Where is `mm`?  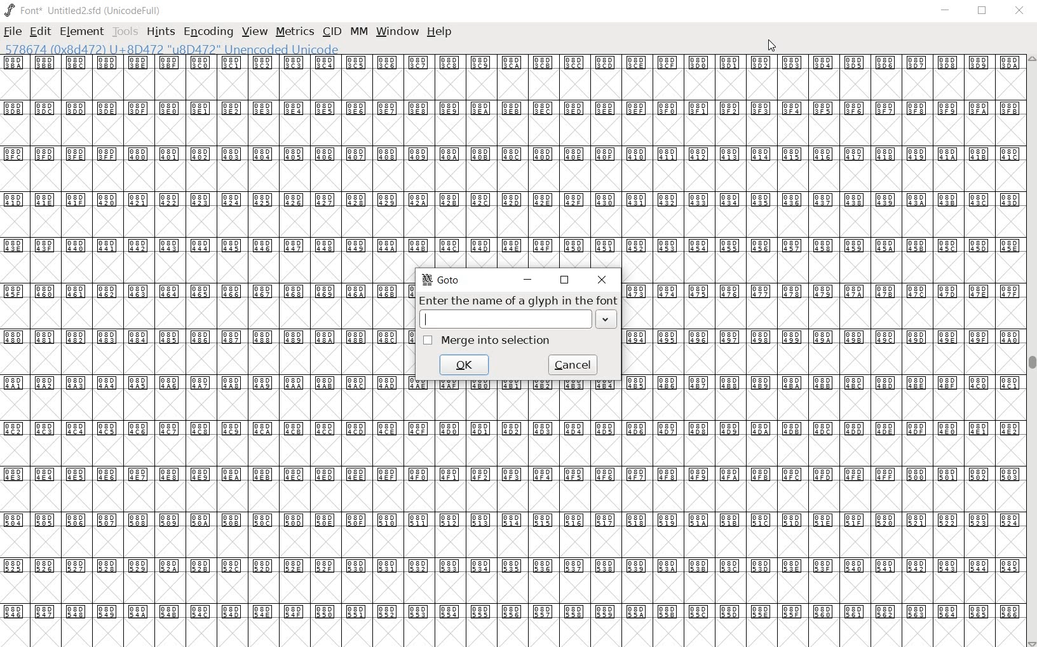
mm is located at coordinates (357, 31).